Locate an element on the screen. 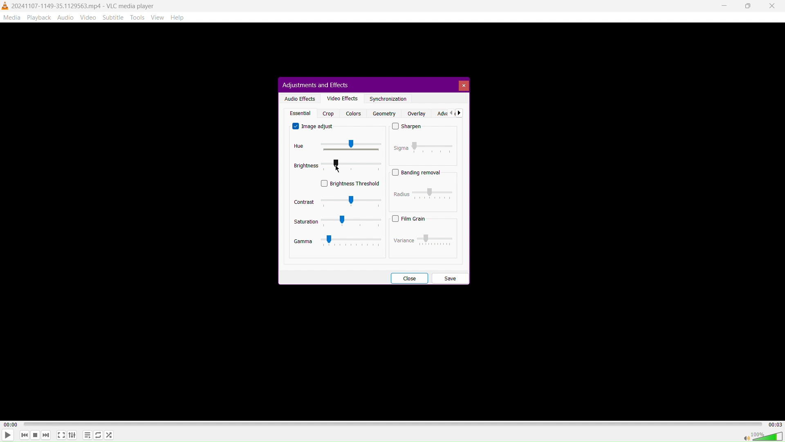 The height and width of the screenshot is (442, 785). Contrast is located at coordinates (337, 201).